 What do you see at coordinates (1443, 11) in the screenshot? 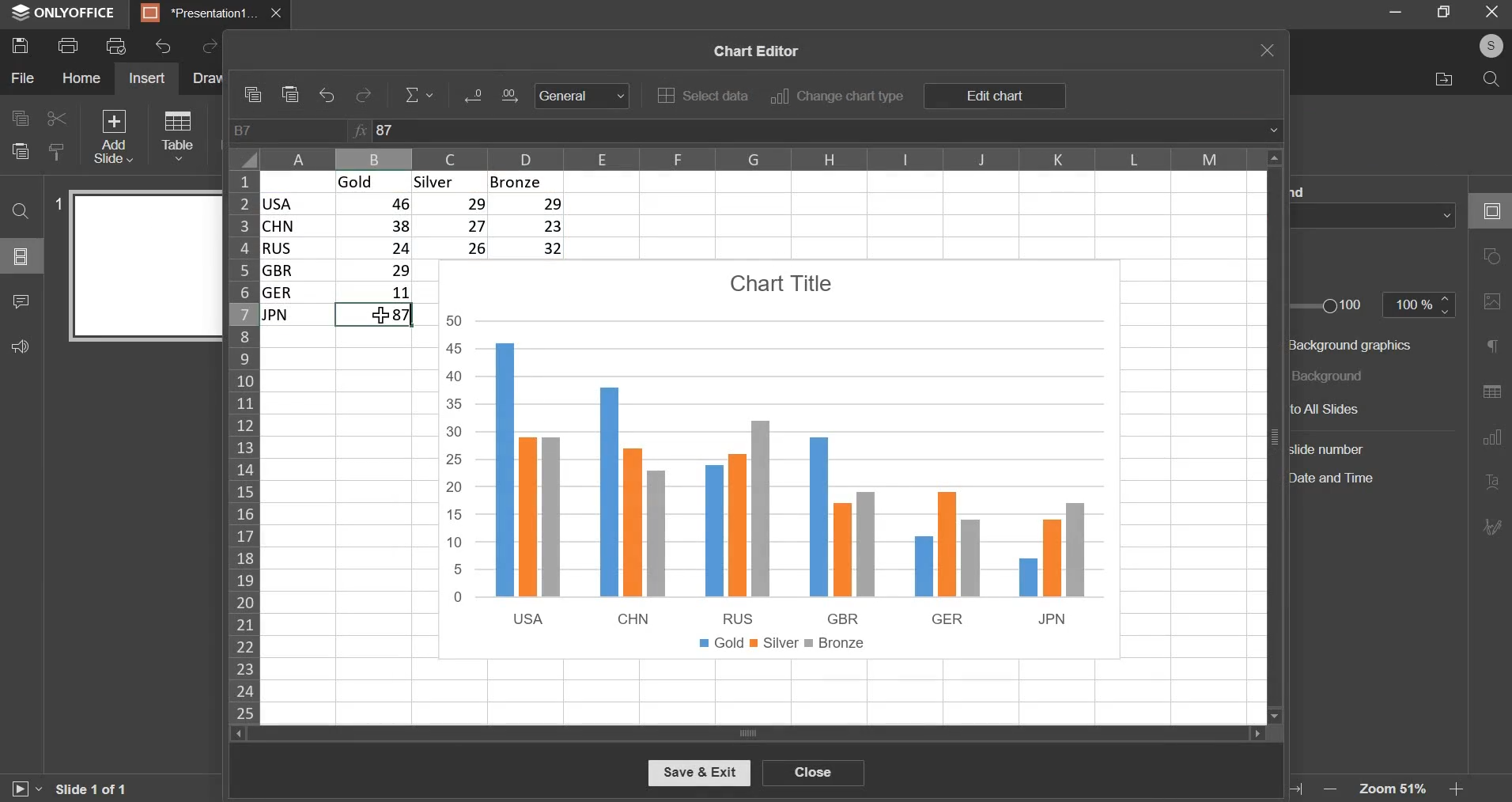
I see `full screen` at bounding box center [1443, 11].